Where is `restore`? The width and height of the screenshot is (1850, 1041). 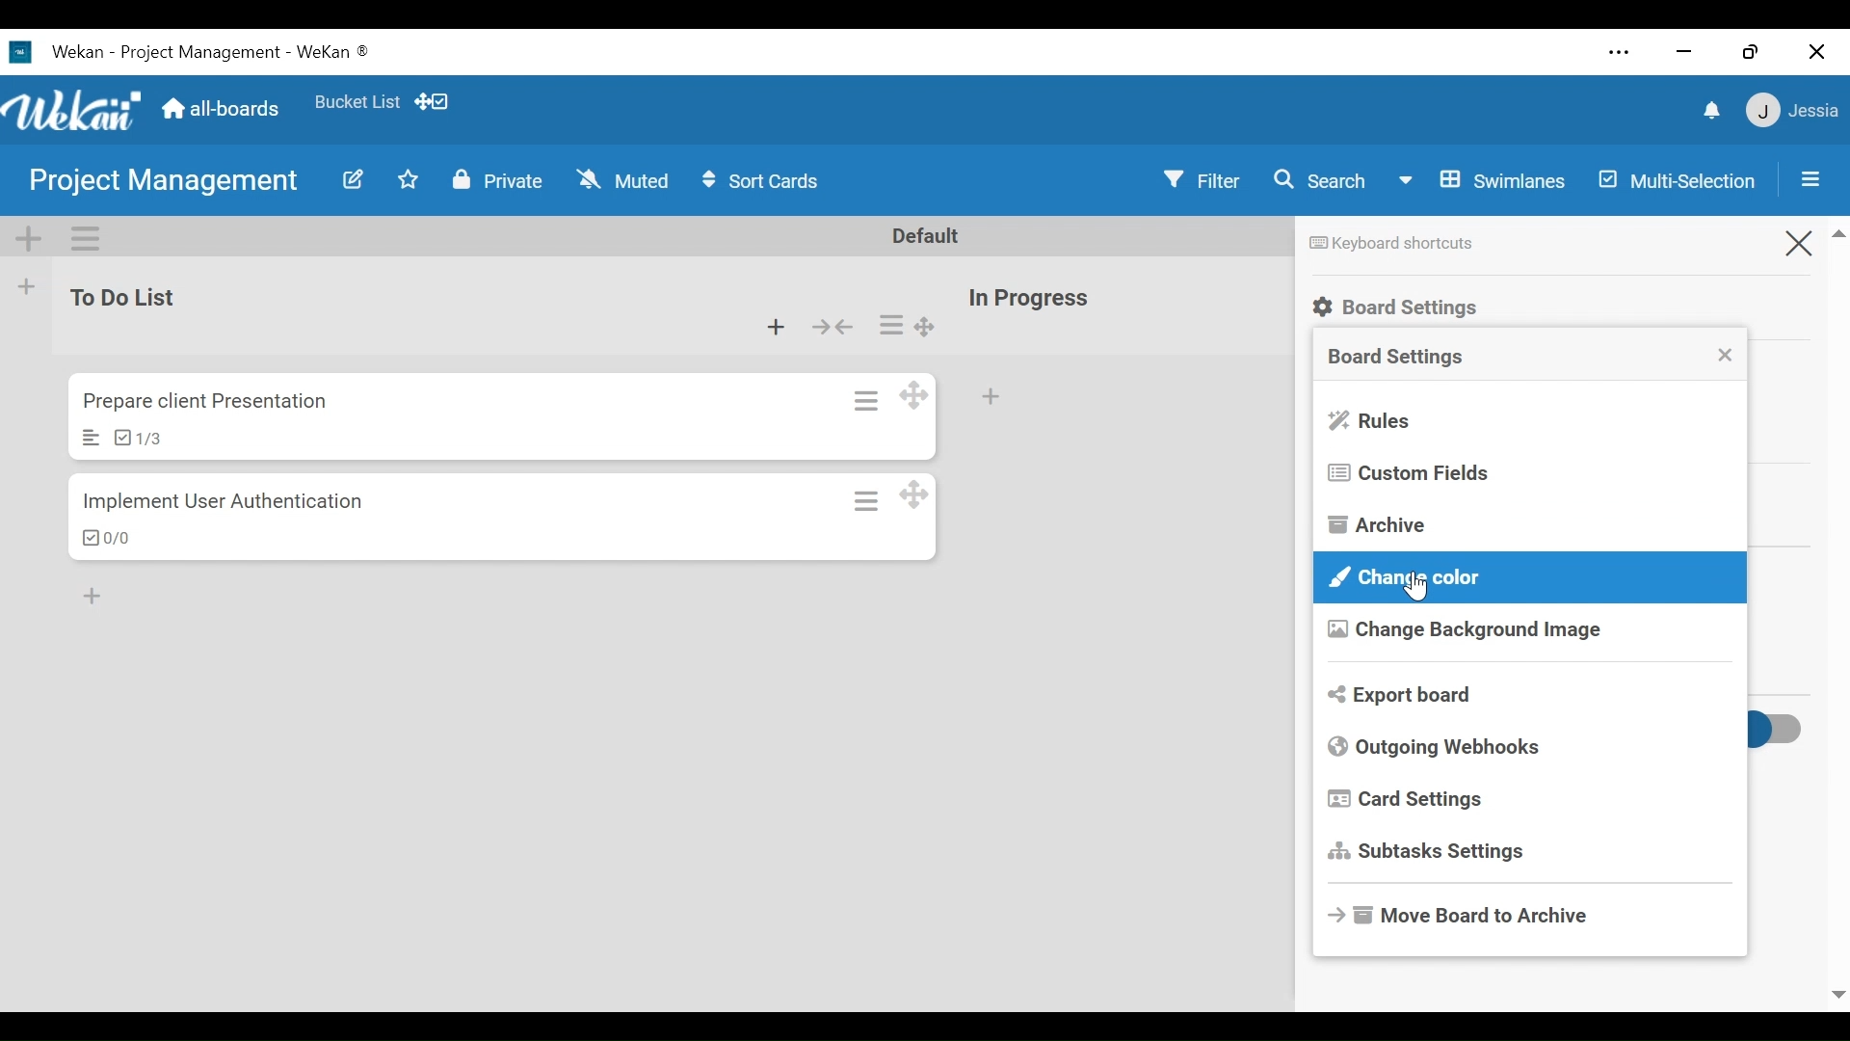
restore is located at coordinates (1753, 52).